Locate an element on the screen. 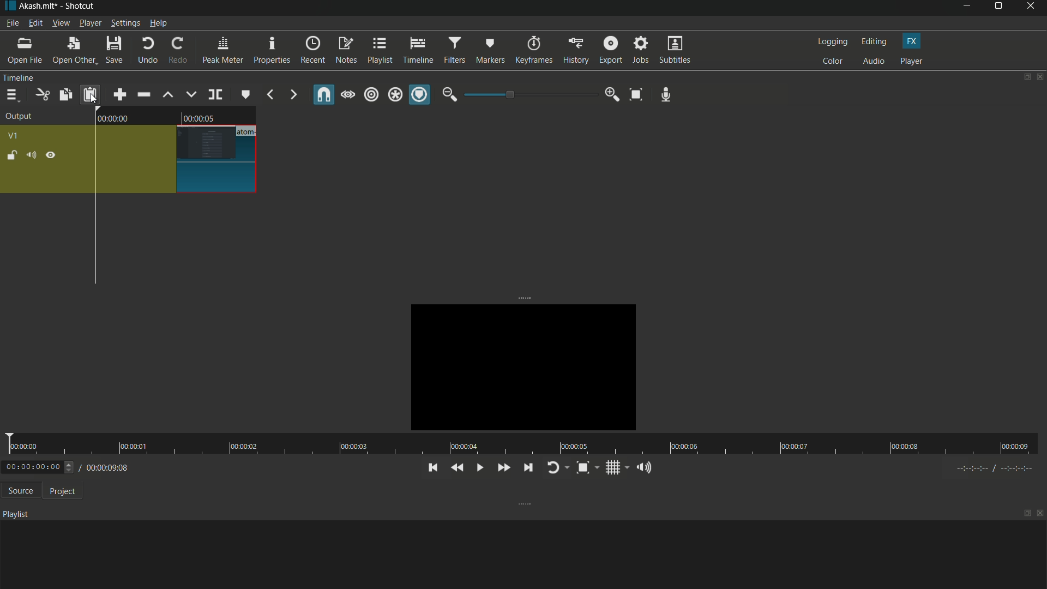 Image resolution: width=1047 pixels, height=589 pixels. toggle grid is located at coordinates (616, 467).